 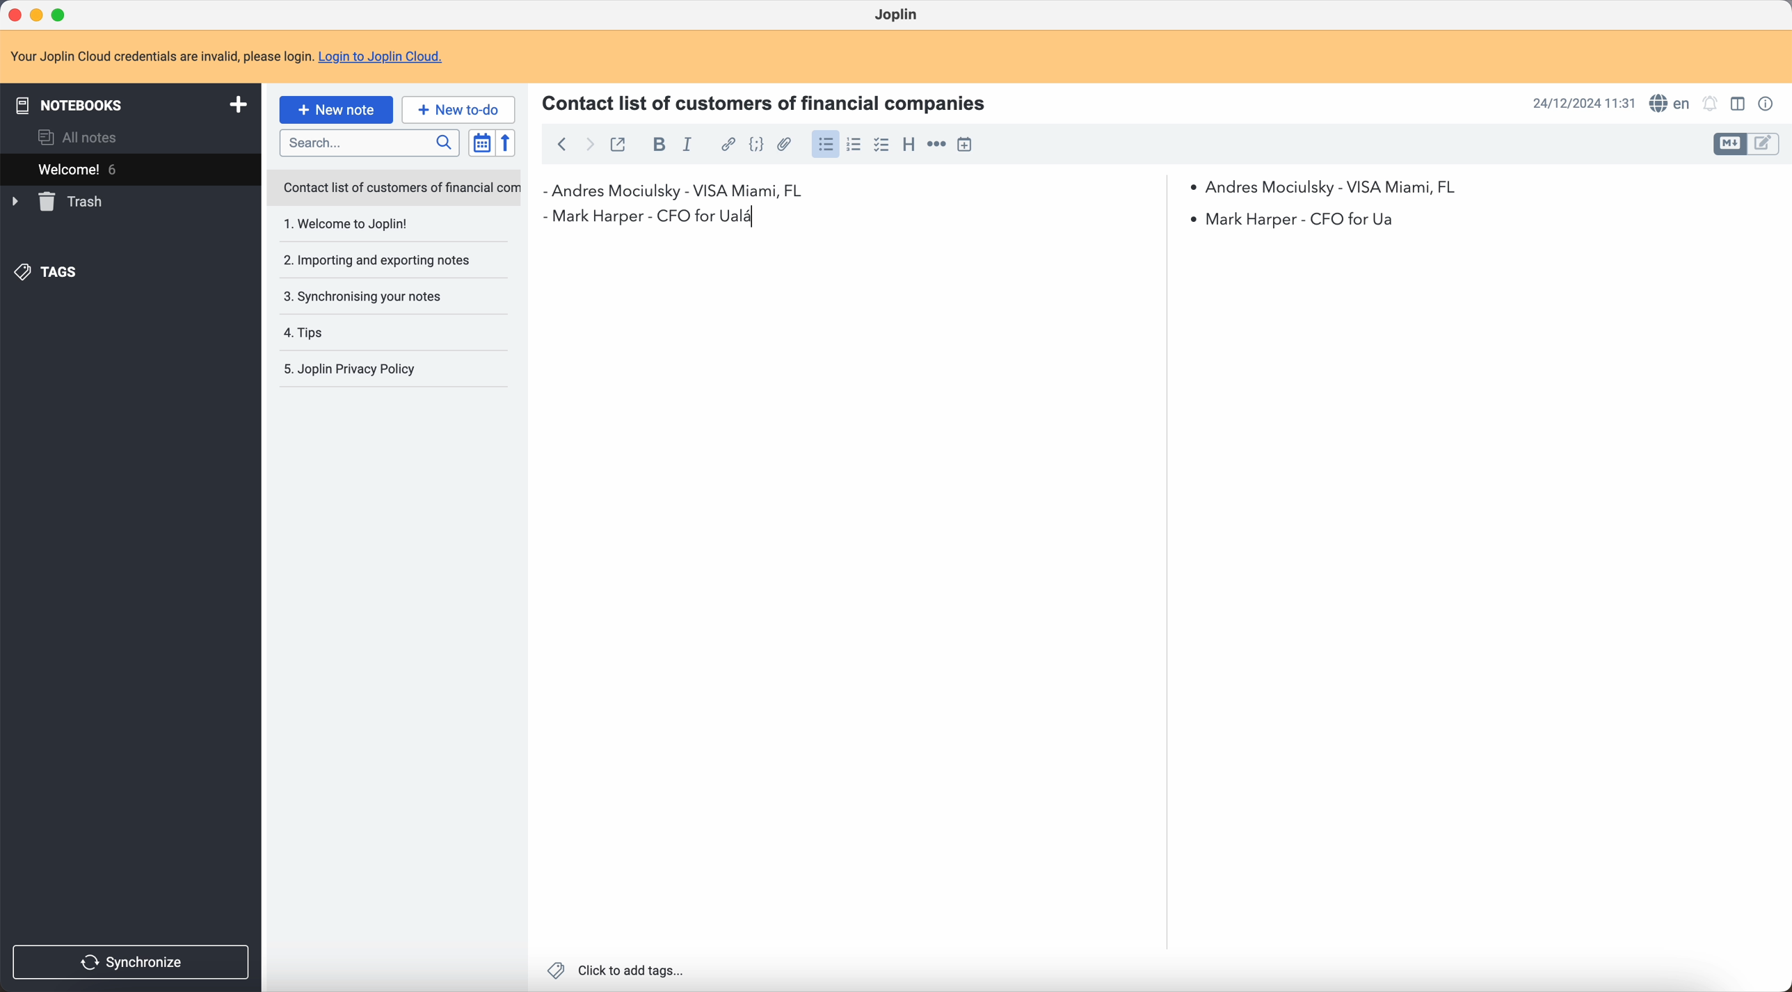 I want to click on foward, so click(x=591, y=145).